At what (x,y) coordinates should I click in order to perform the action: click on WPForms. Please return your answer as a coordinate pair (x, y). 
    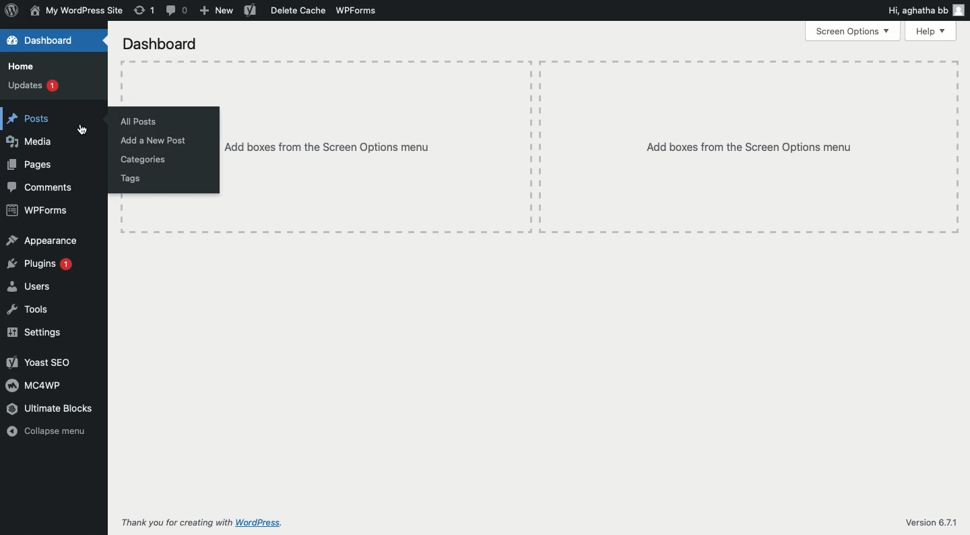
    Looking at the image, I should click on (358, 9).